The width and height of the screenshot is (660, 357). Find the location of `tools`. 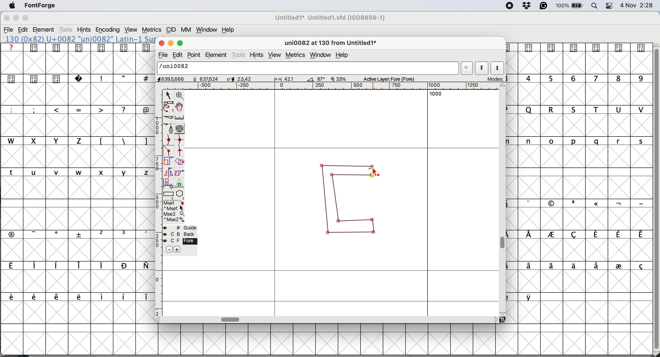

tools is located at coordinates (239, 56).